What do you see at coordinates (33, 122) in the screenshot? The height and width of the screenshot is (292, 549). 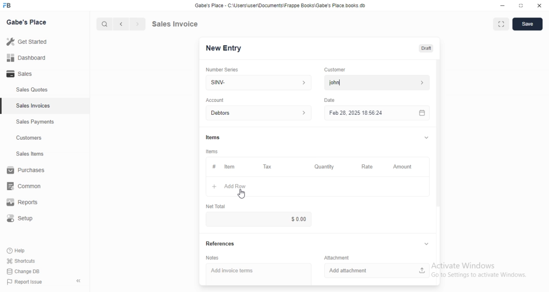 I see `Sales Payments` at bounding box center [33, 122].